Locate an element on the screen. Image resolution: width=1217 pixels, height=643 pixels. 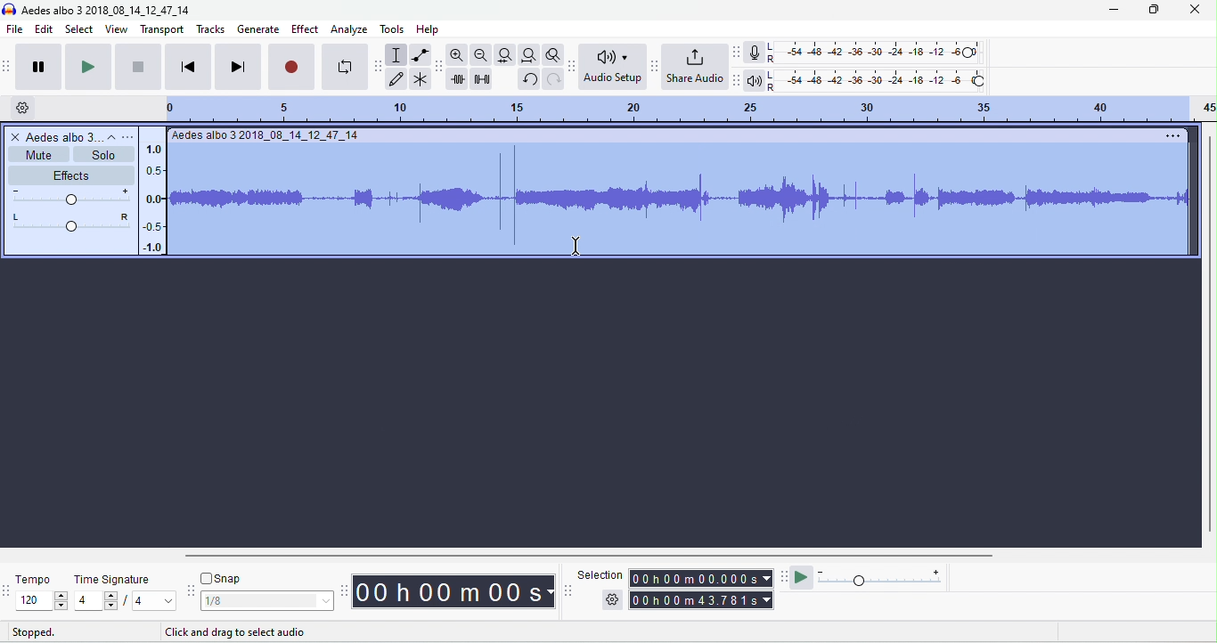
total time is located at coordinates (699, 600).